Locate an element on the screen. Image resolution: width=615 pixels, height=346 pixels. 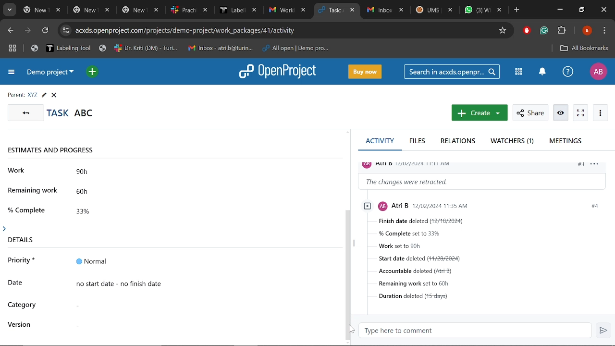
Current tab is located at coordinates (332, 11).